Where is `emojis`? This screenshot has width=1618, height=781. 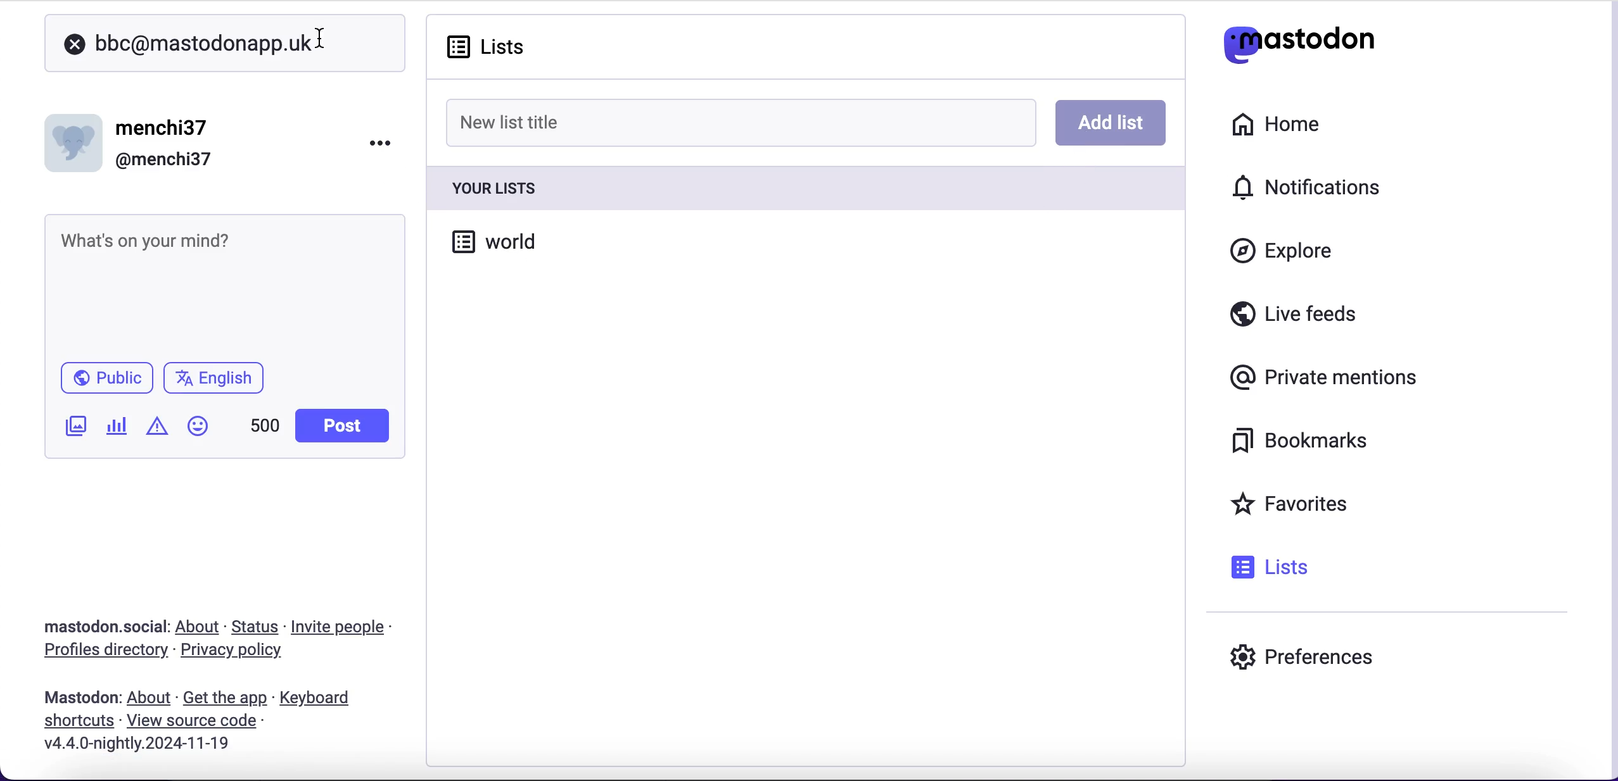 emojis is located at coordinates (203, 432).